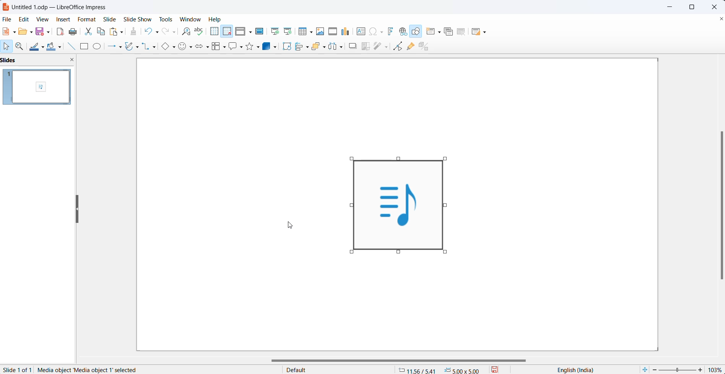  What do you see at coordinates (377, 31) in the screenshot?
I see `insert special character` at bounding box center [377, 31].